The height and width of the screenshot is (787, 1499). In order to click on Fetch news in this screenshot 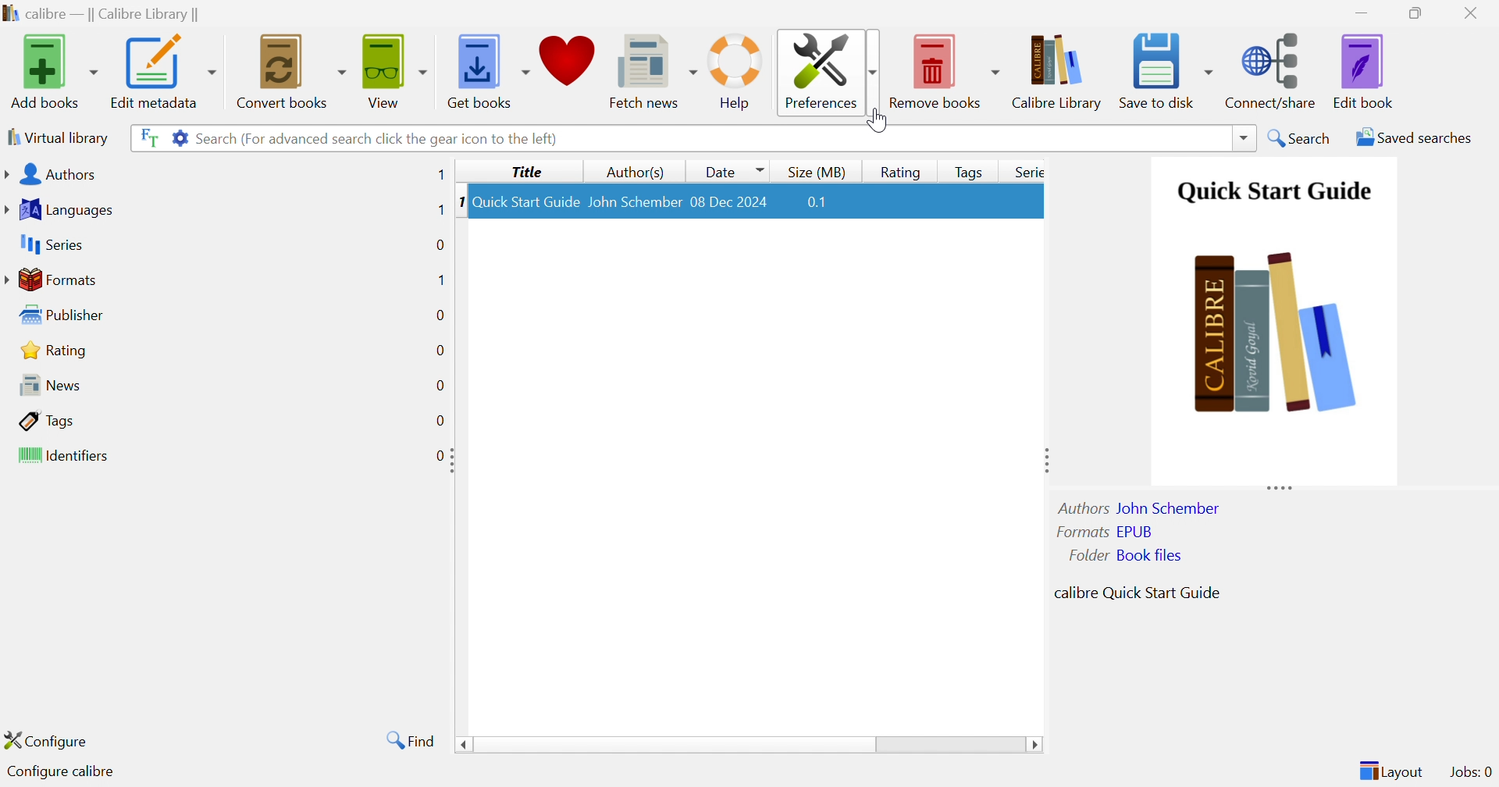, I will do `click(655, 68)`.